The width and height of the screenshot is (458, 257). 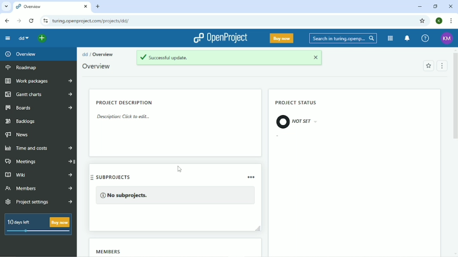 What do you see at coordinates (39, 175) in the screenshot?
I see `Wiki` at bounding box center [39, 175].